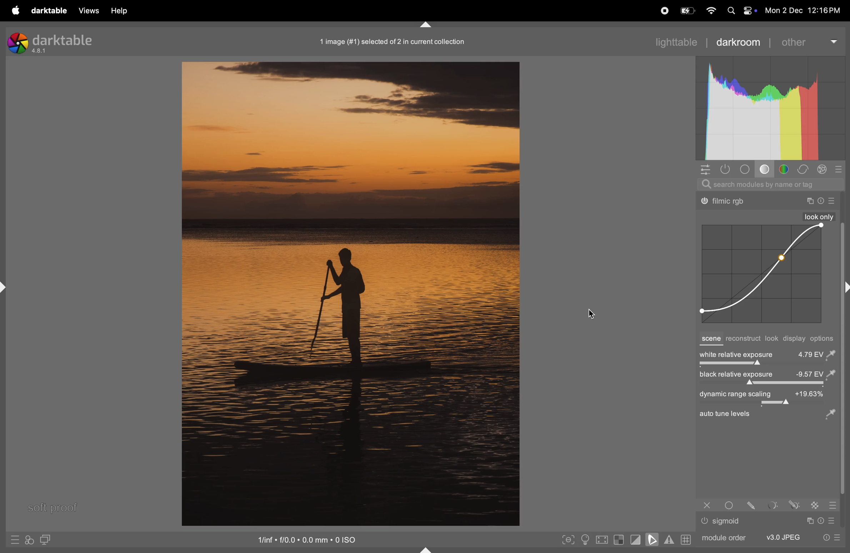 Image resolution: width=850 pixels, height=553 pixels. I want to click on other, so click(808, 41).